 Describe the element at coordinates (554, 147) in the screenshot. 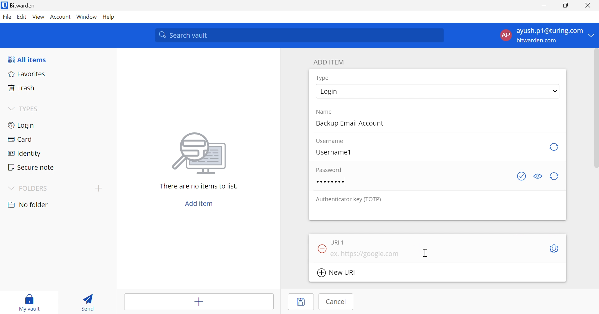

I see `Generate password` at that location.